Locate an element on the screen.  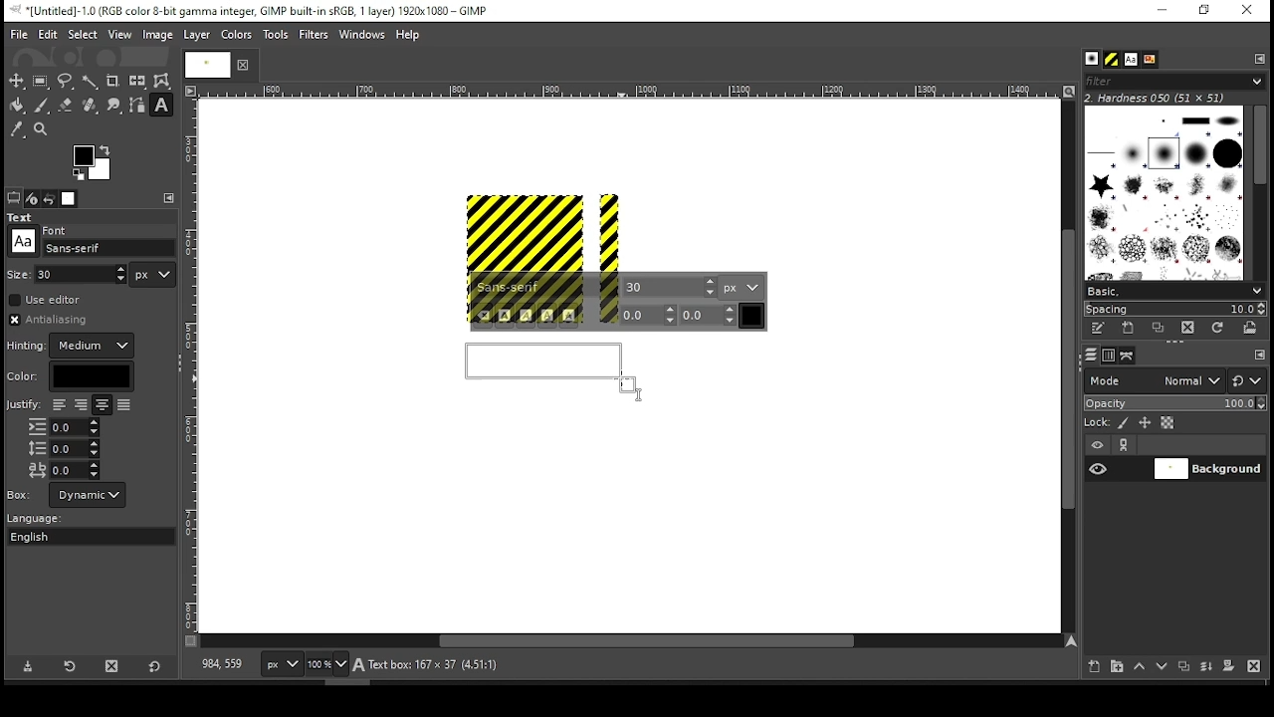
open brush as image is located at coordinates (1251, 328).